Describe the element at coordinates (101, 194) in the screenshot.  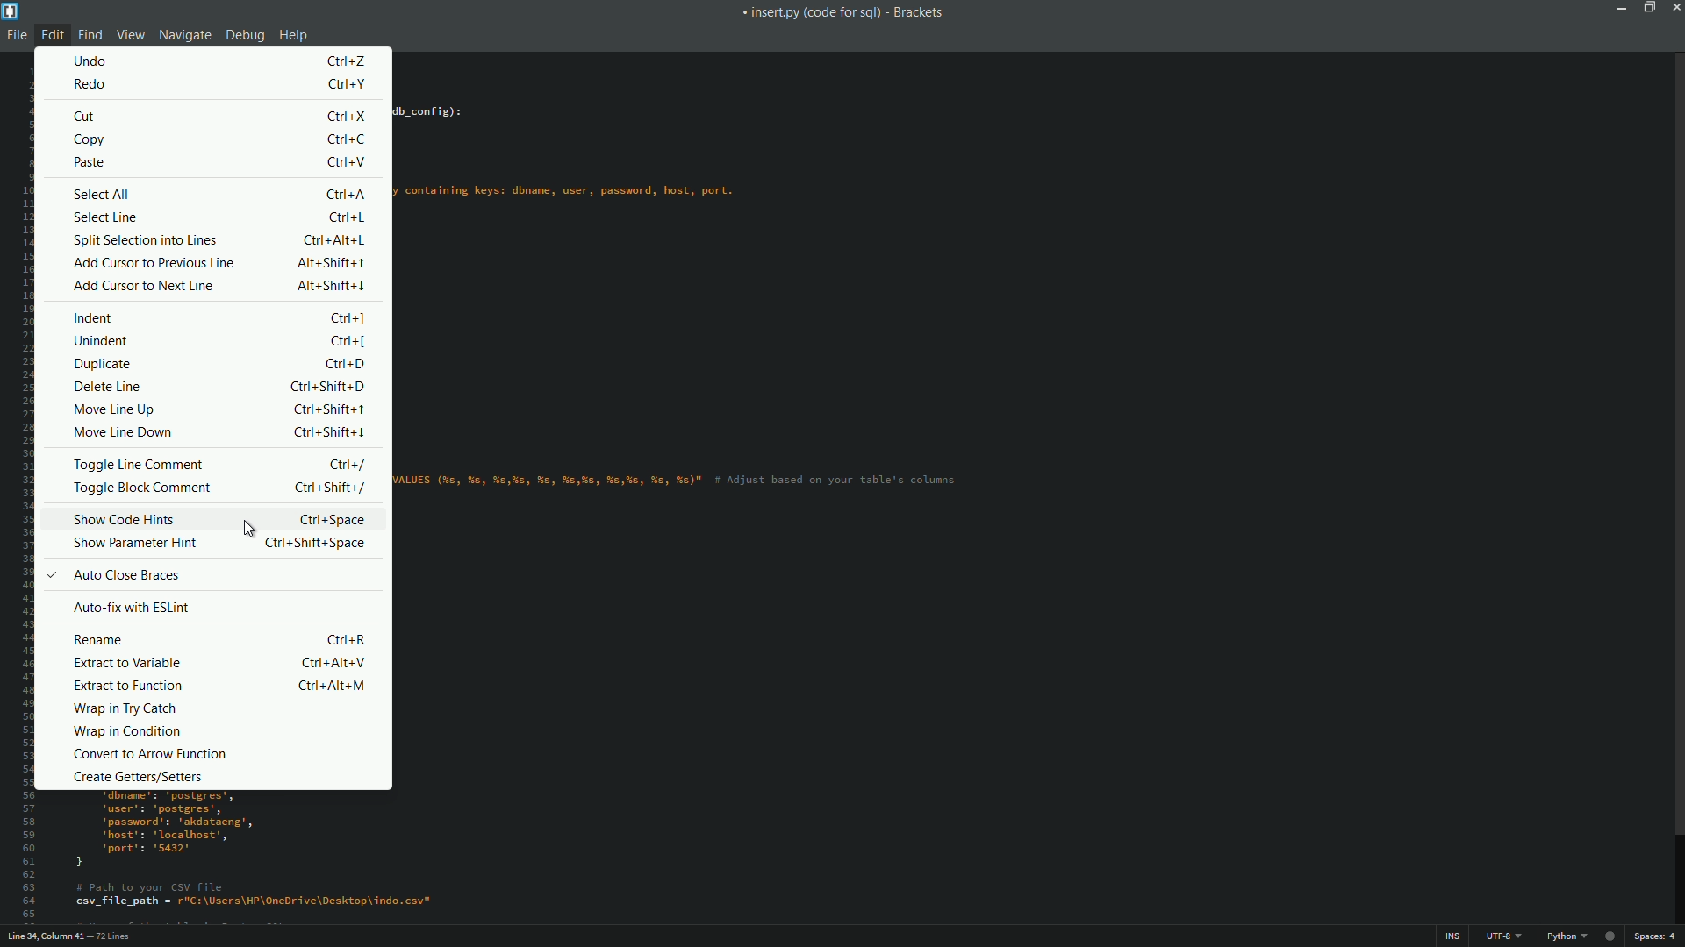
I see `select all` at that location.